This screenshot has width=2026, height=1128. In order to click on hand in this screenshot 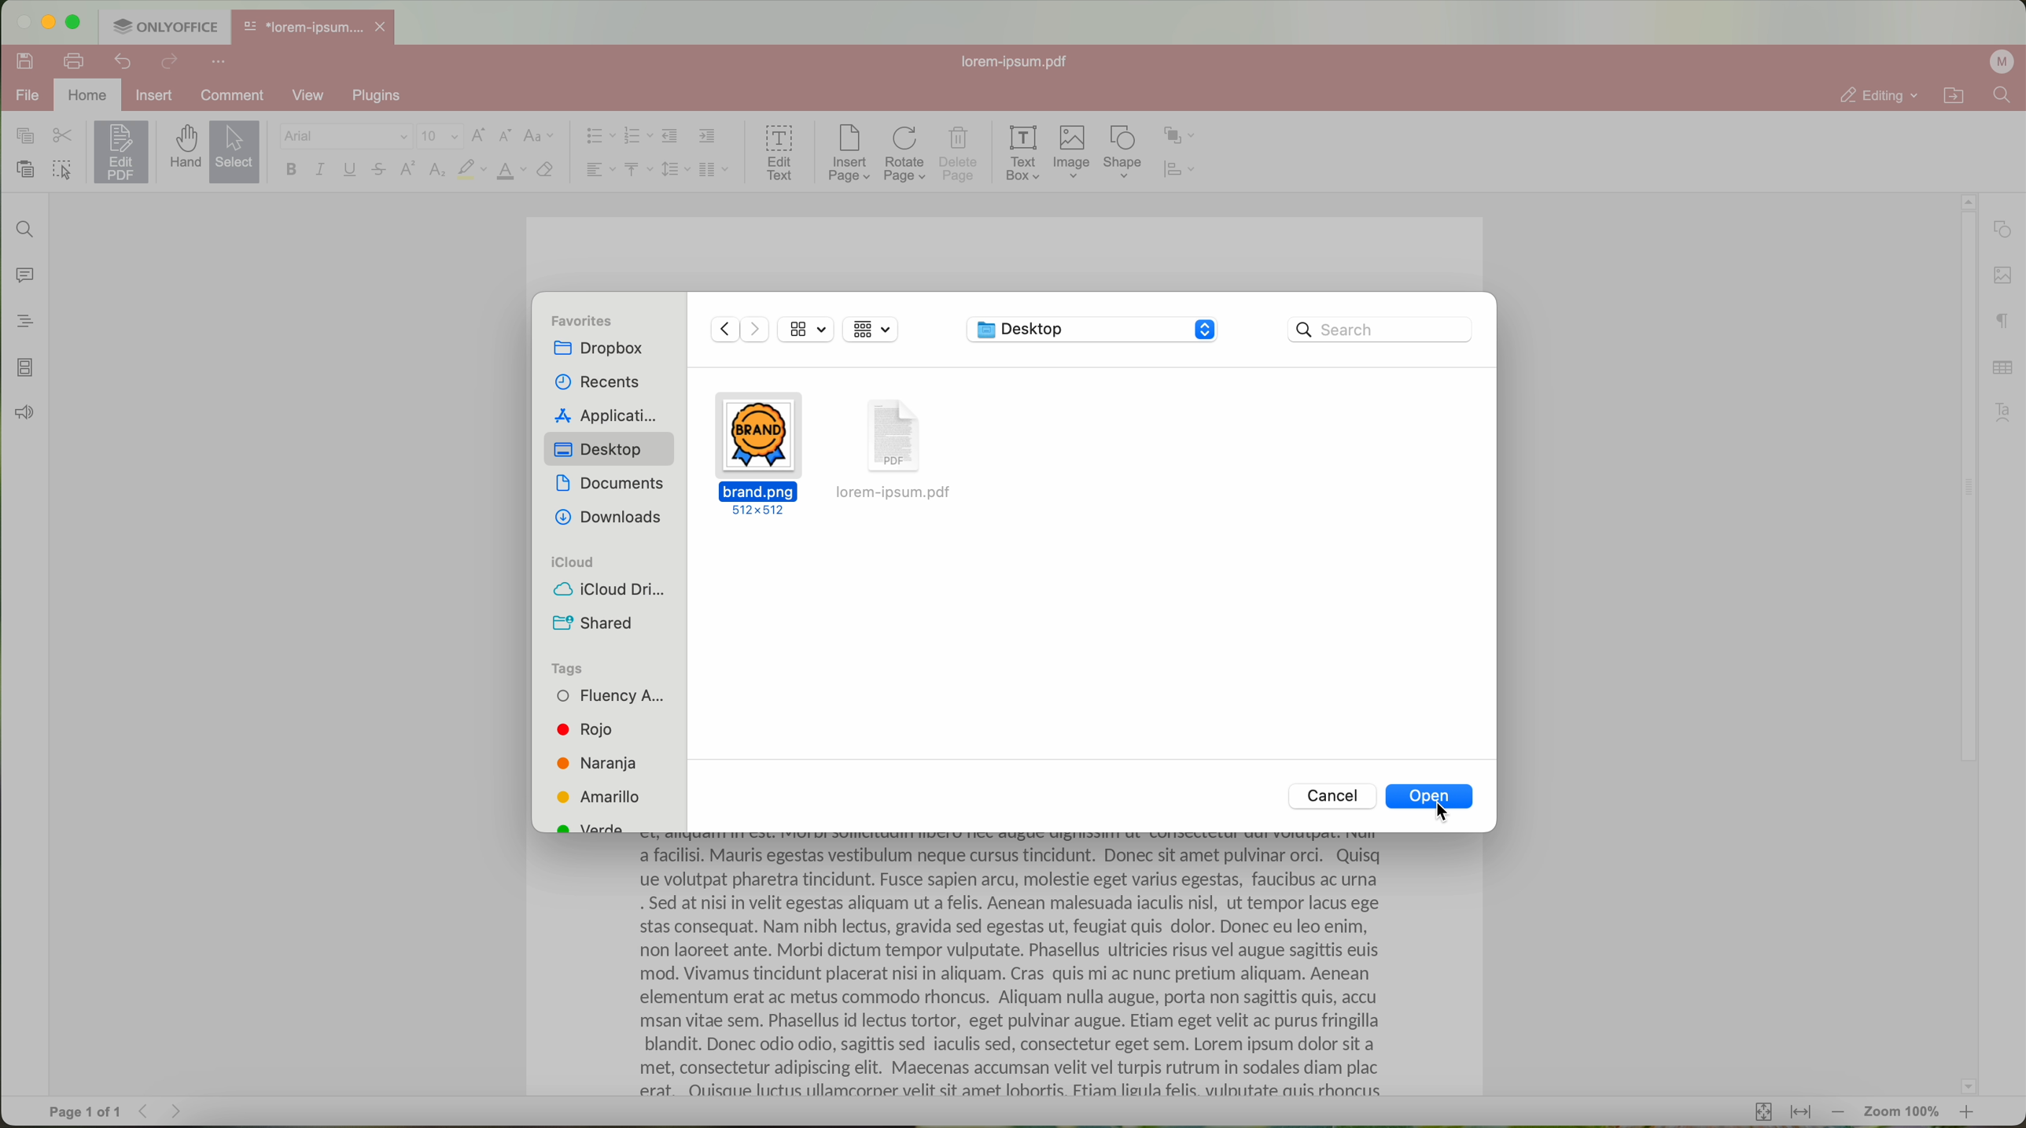, I will do `click(183, 147)`.